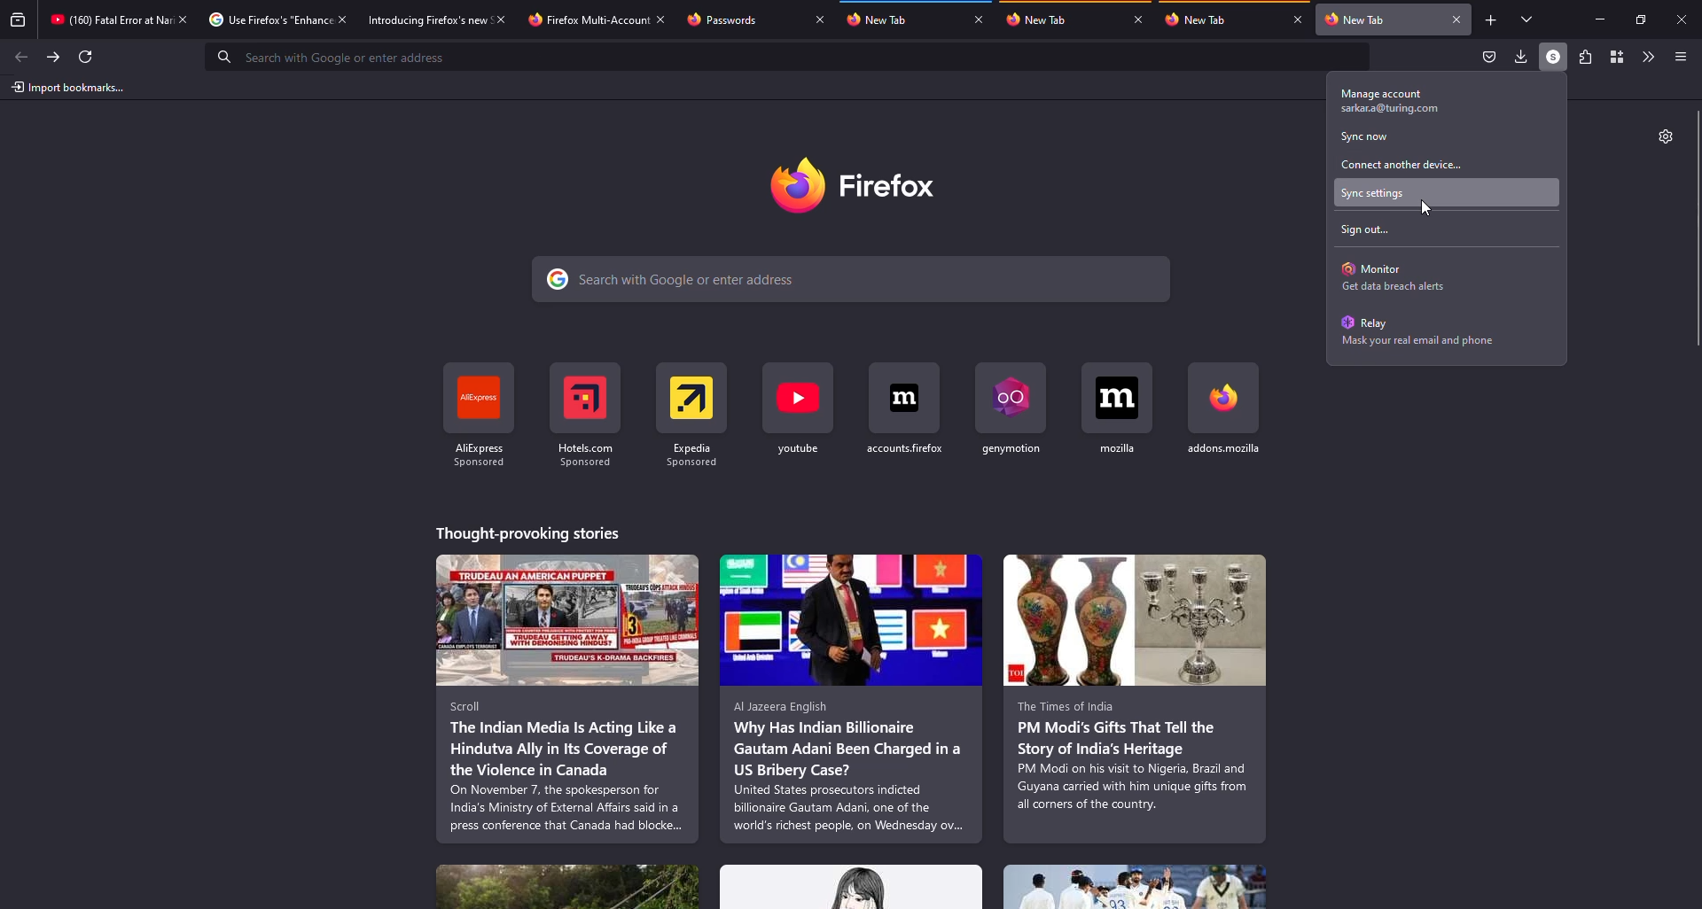  I want to click on close, so click(182, 19).